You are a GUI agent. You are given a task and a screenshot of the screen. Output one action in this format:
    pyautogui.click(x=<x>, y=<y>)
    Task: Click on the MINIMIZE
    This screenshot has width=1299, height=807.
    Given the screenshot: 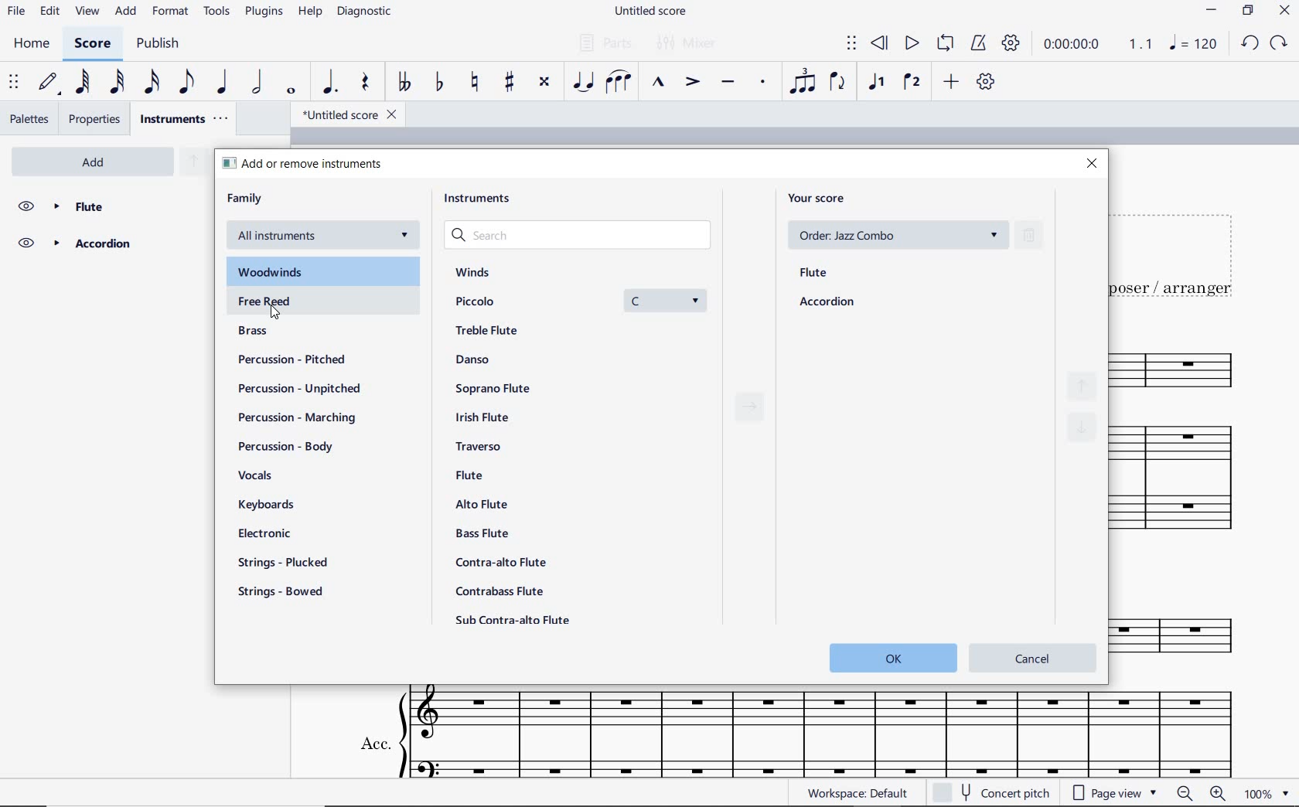 What is the action you would take?
    pyautogui.click(x=1213, y=10)
    